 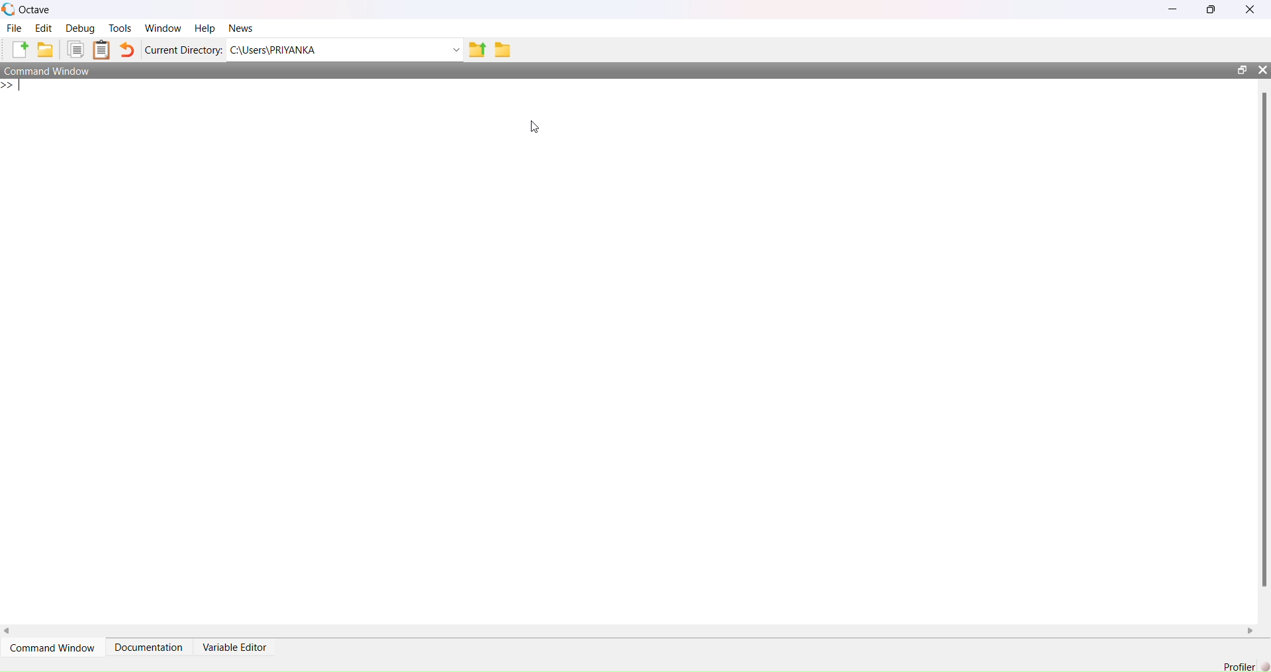 What do you see at coordinates (52, 648) in the screenshot?
I see `Command Window` at bounding box center [52, 648].